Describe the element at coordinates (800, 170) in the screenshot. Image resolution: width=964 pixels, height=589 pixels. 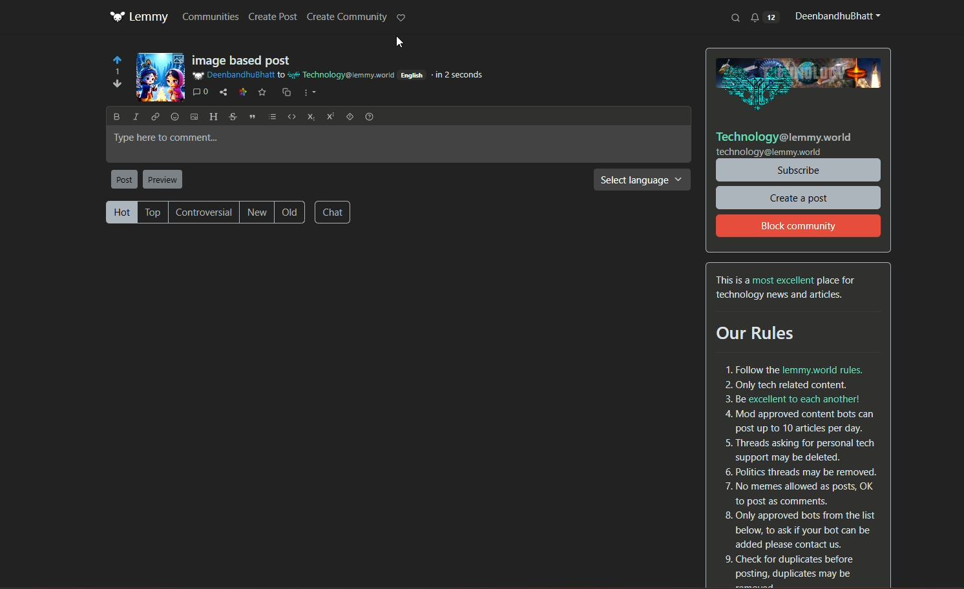
I see `Subscribe` at that location.